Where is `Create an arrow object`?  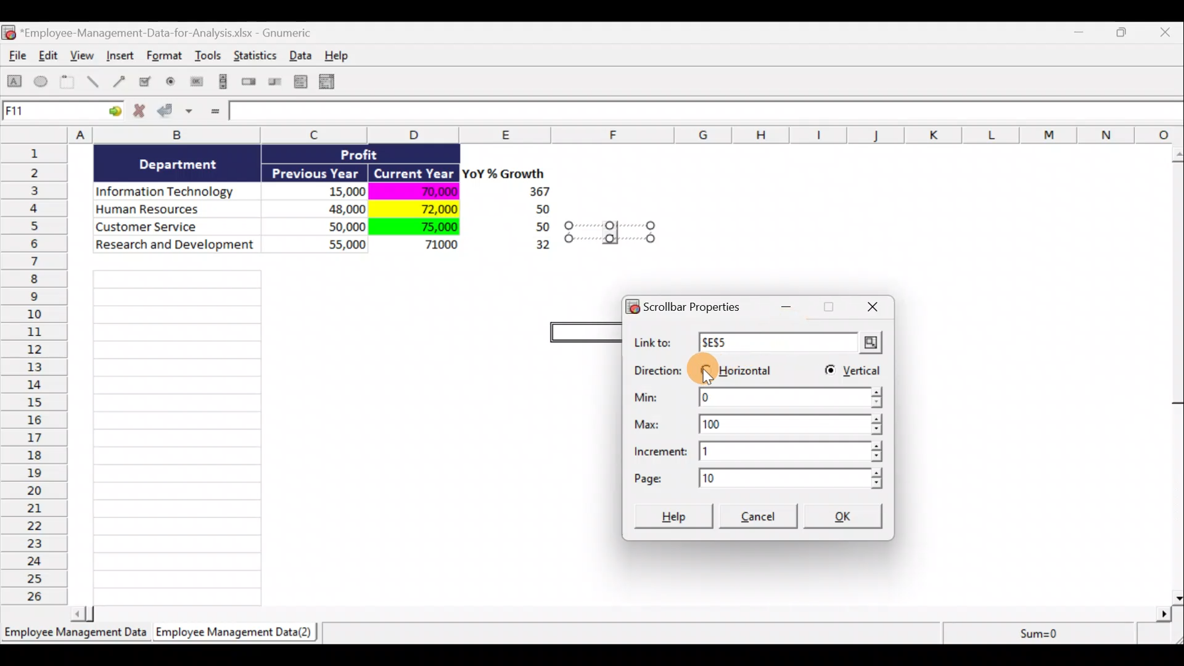 Create an arrow object is located at coordinates (119, 81).